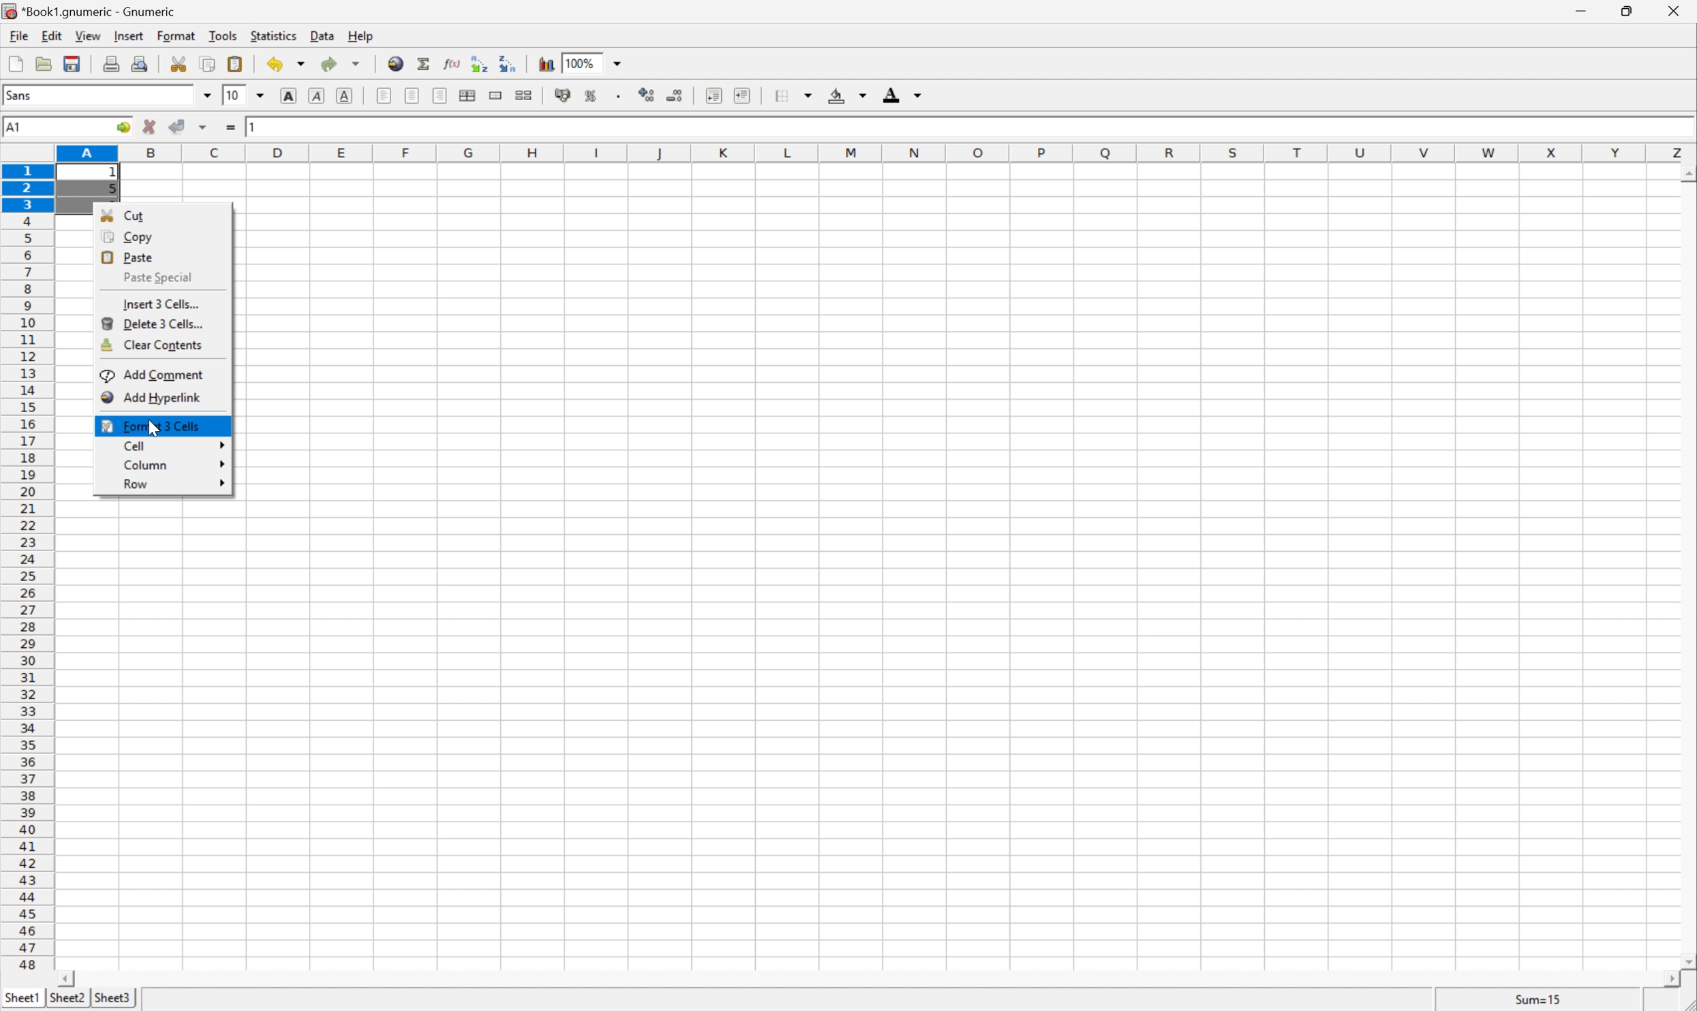 The image size is (1697, 1011). I want to click on align left, so click(385, 95).